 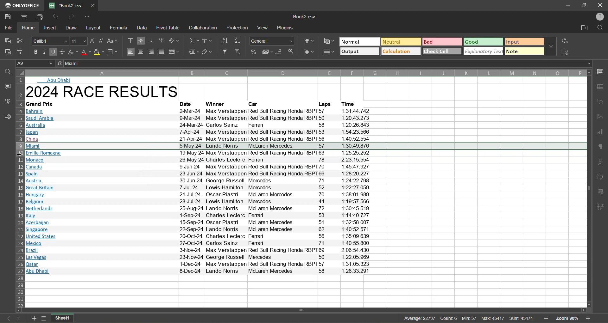 I want to click on ILas Vegas 23-Nov-24 George Russell Mercedes 50 1-22:05.969, so click(x=199, y=257).